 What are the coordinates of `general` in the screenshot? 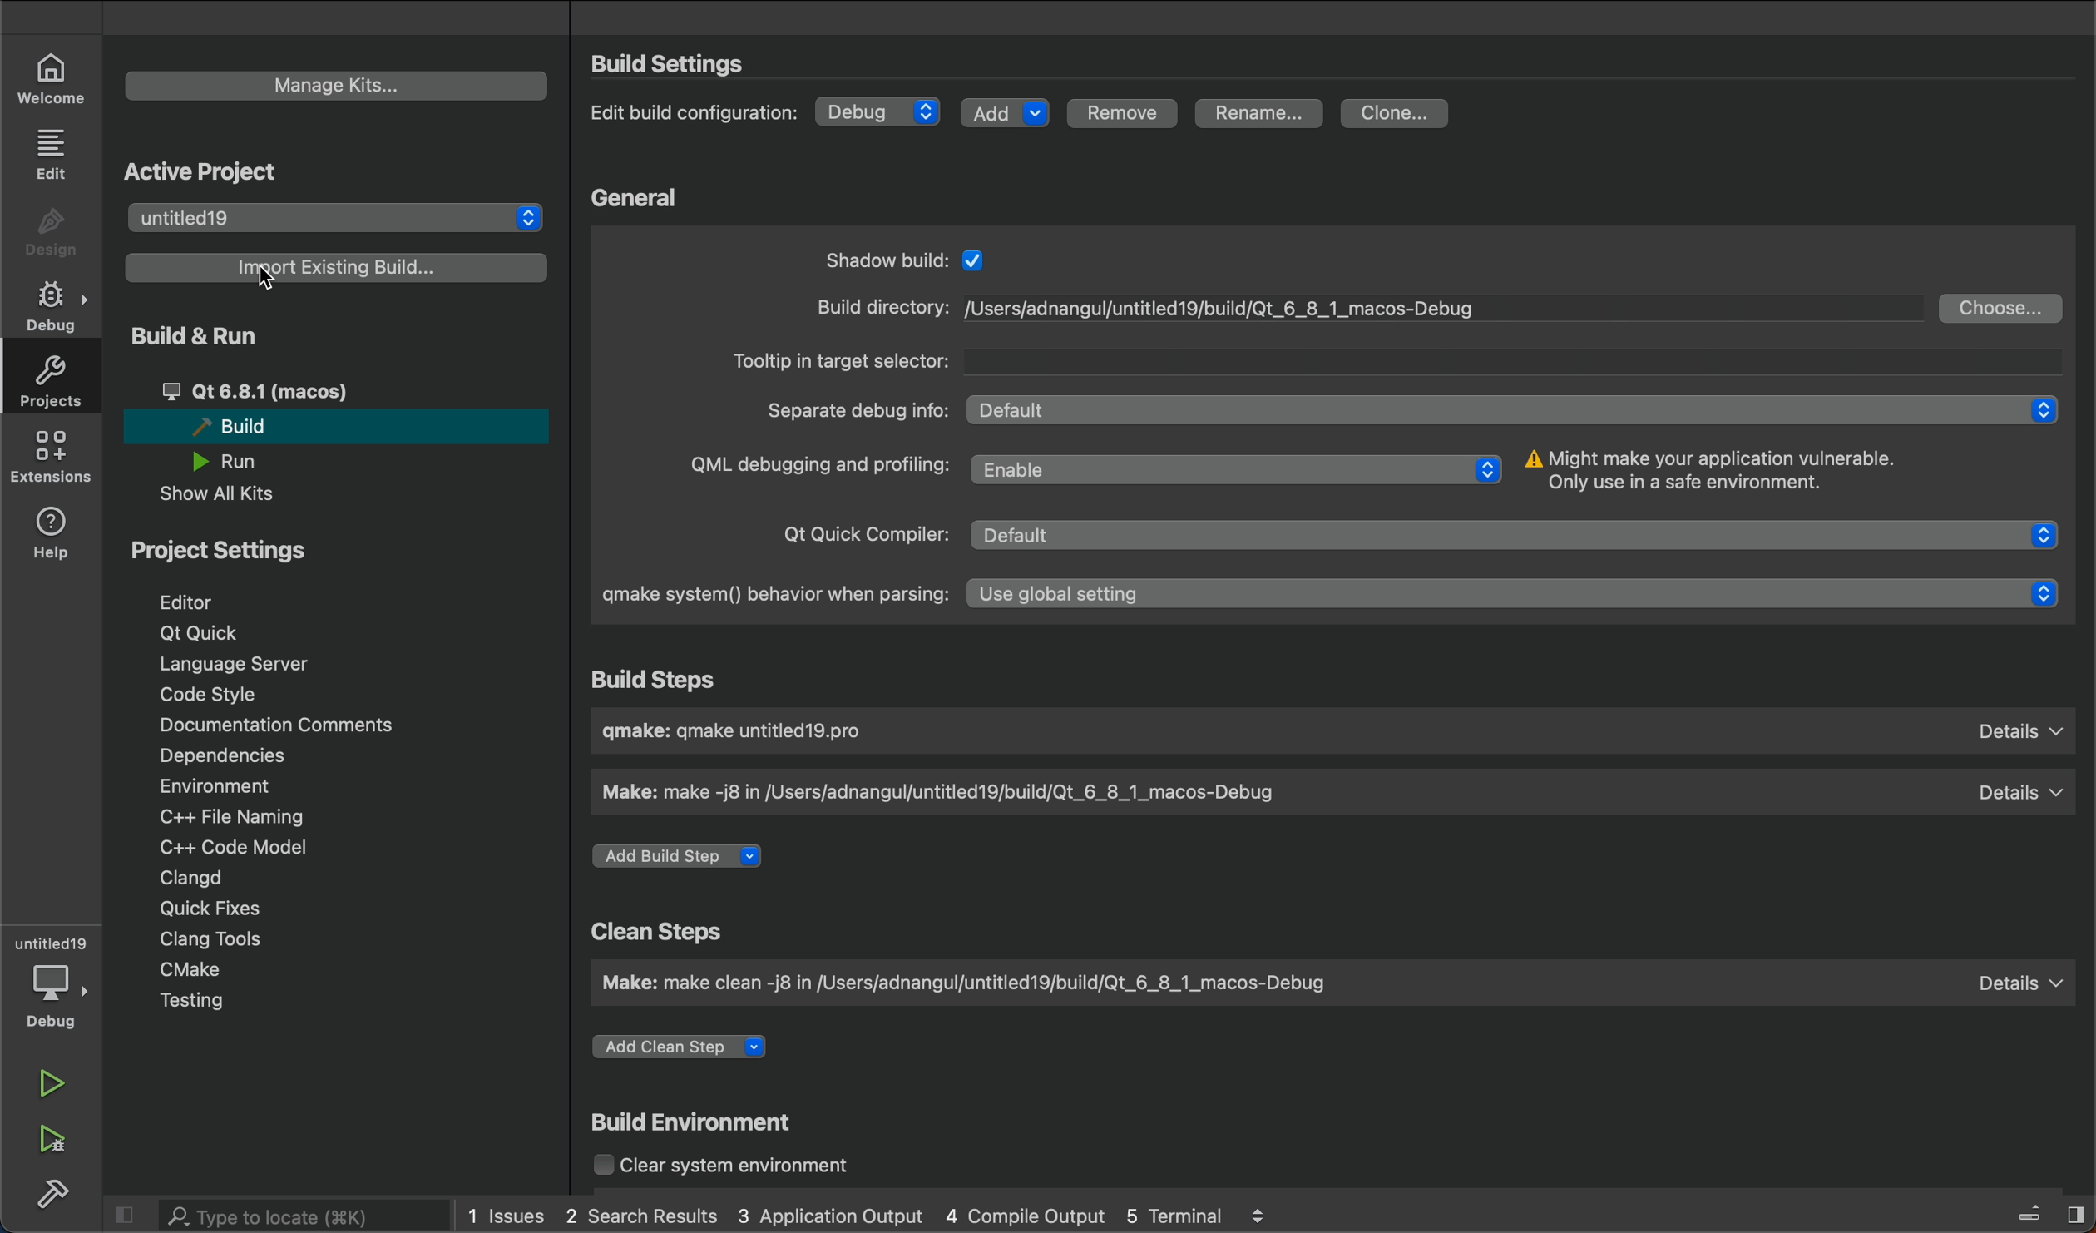 It's located at (642, 198).